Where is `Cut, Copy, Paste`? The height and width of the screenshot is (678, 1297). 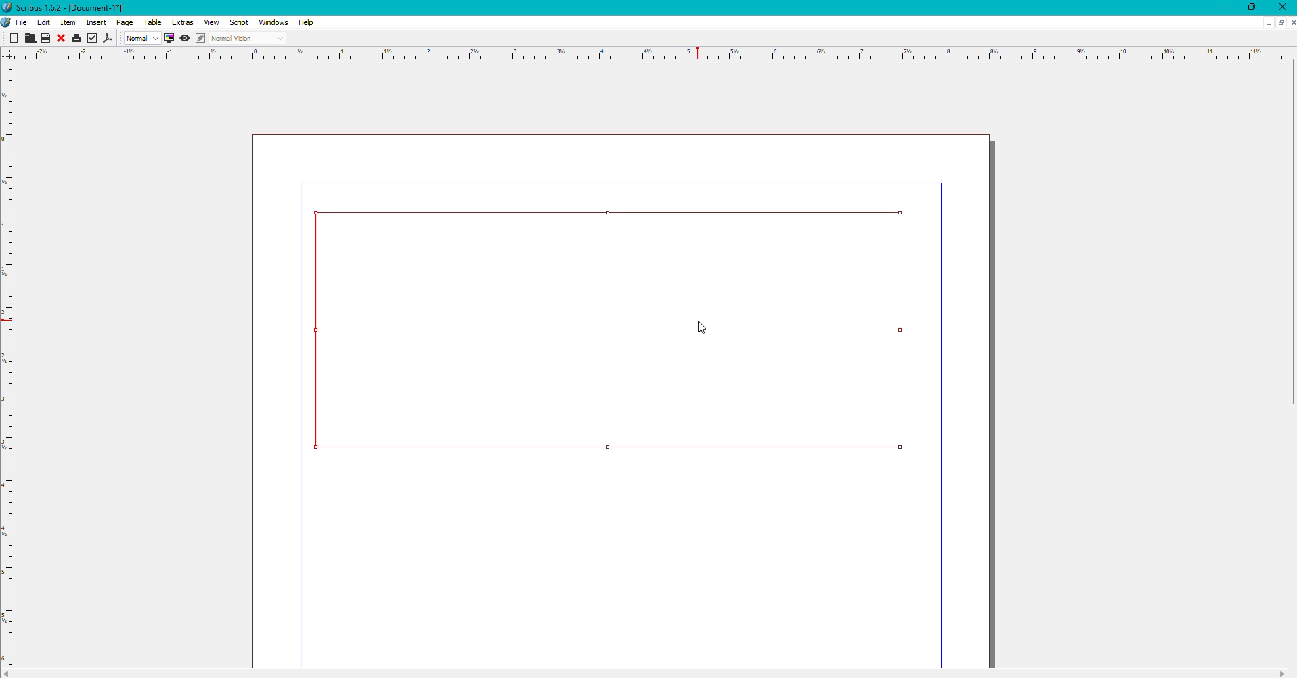
Cut, Copy, Paste is located at coordinates (30, 39).